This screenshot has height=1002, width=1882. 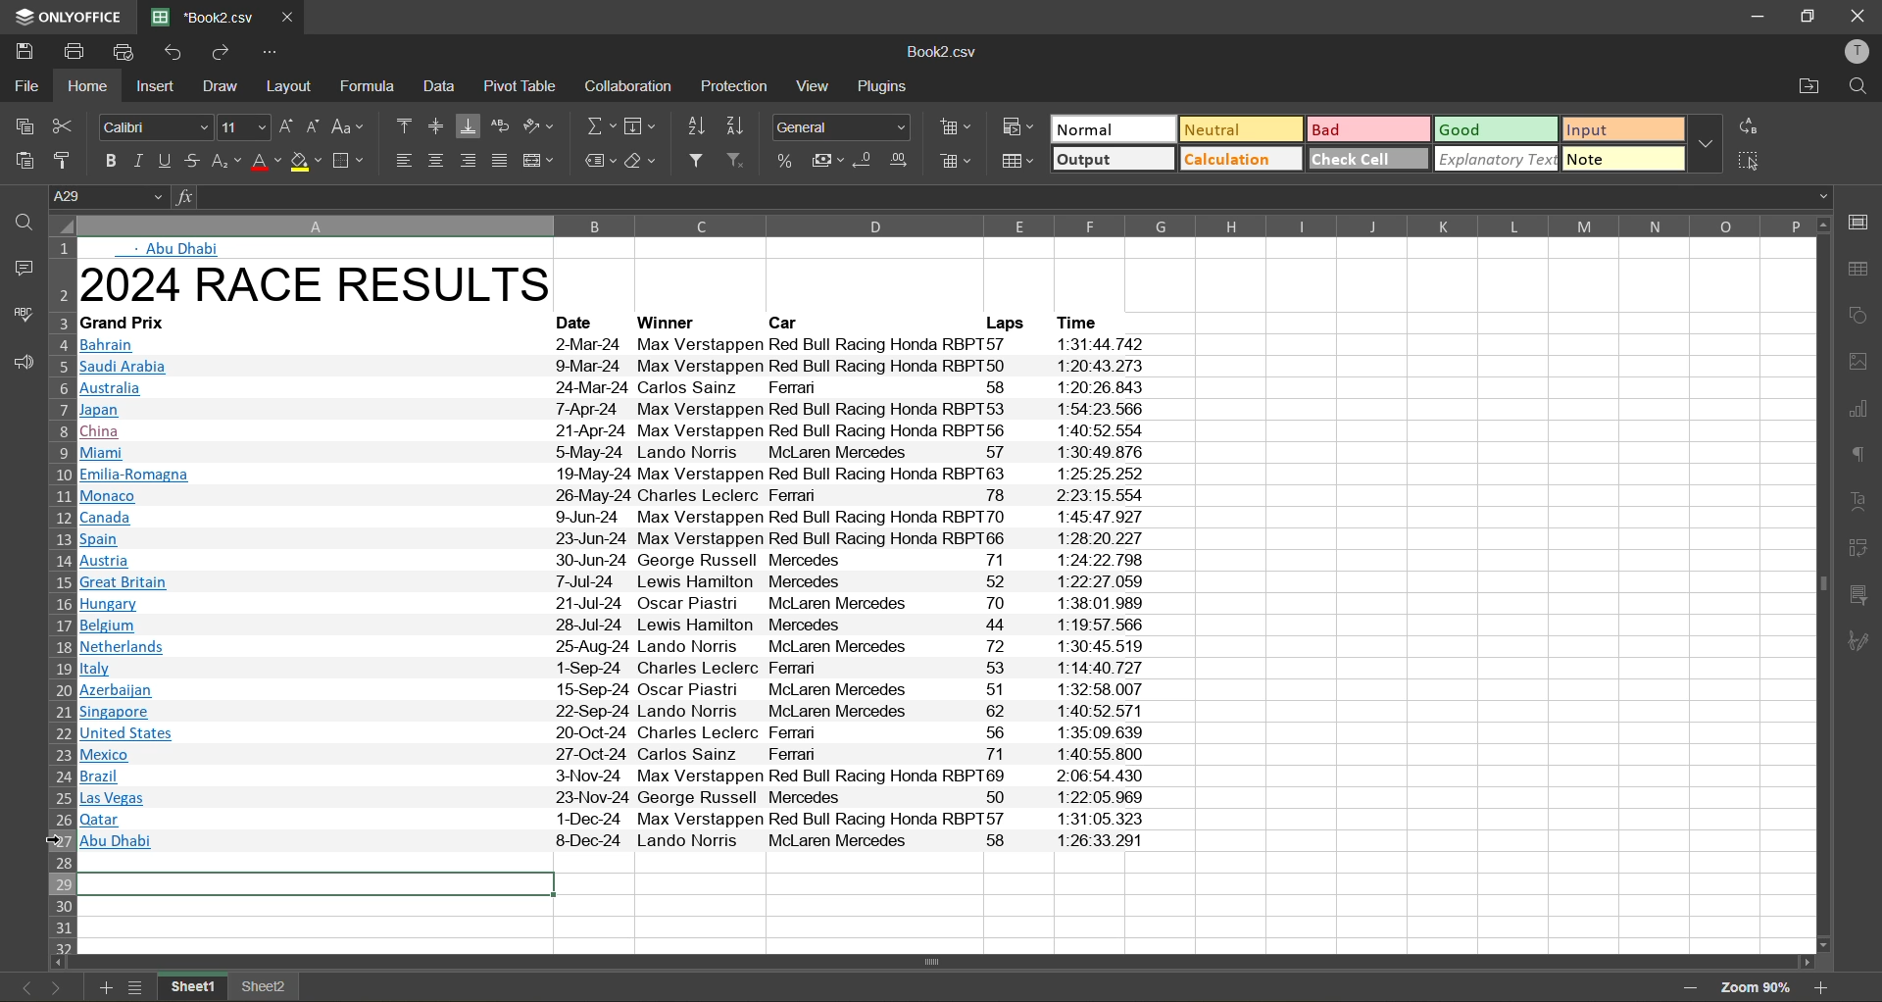 What do you see at coordinates (955, 164) in the screenshot?
I see `delete cells` at bounding box center [955, 164].